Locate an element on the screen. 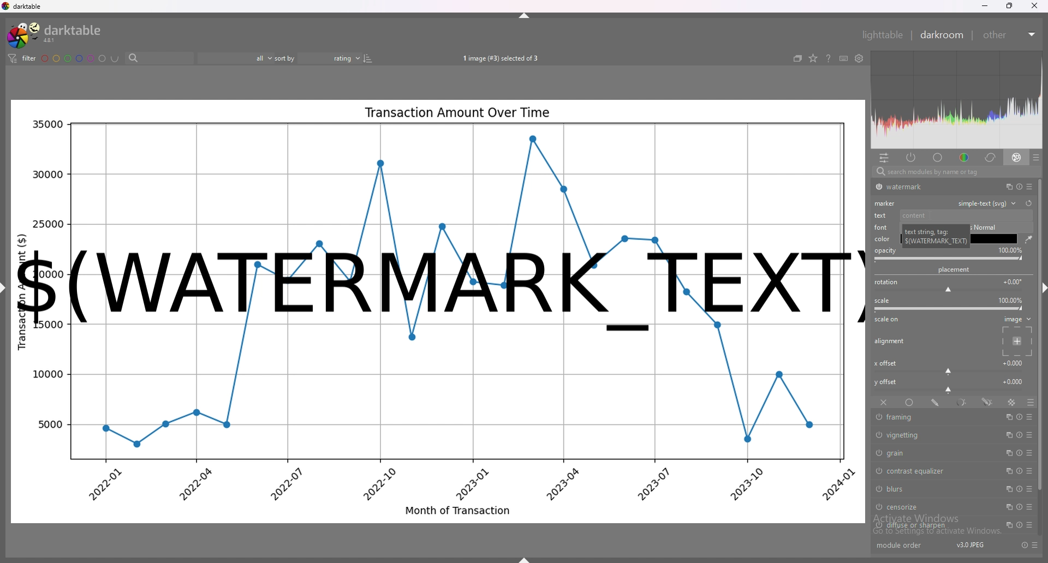  scale bar is located at coordinates (950, 308).